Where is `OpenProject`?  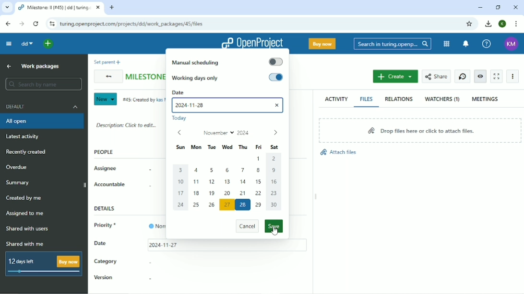
OpenProject is located at coordinates (251, 41).